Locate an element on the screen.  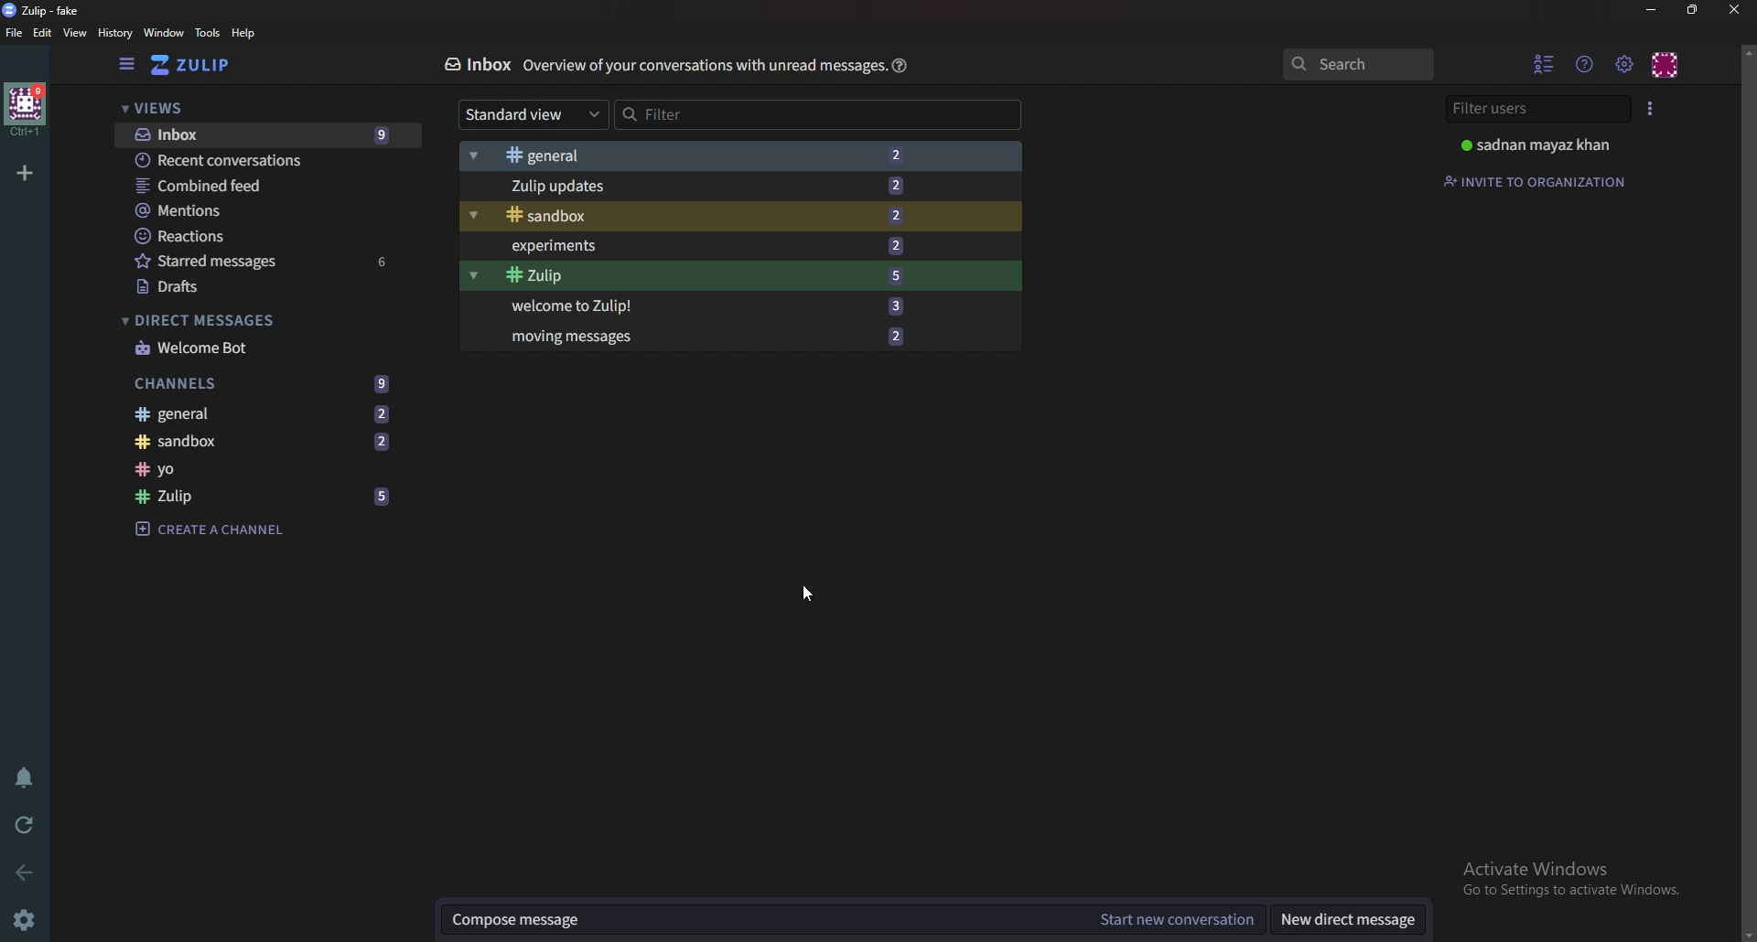
Recent conversations is located at coordinates (255, 161).